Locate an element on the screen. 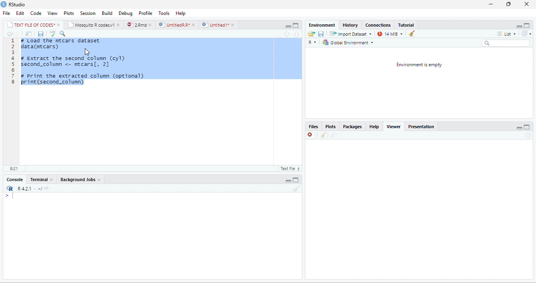 The width and height of the screenshot is (536, 283). move is located at coordinates (29, 34).